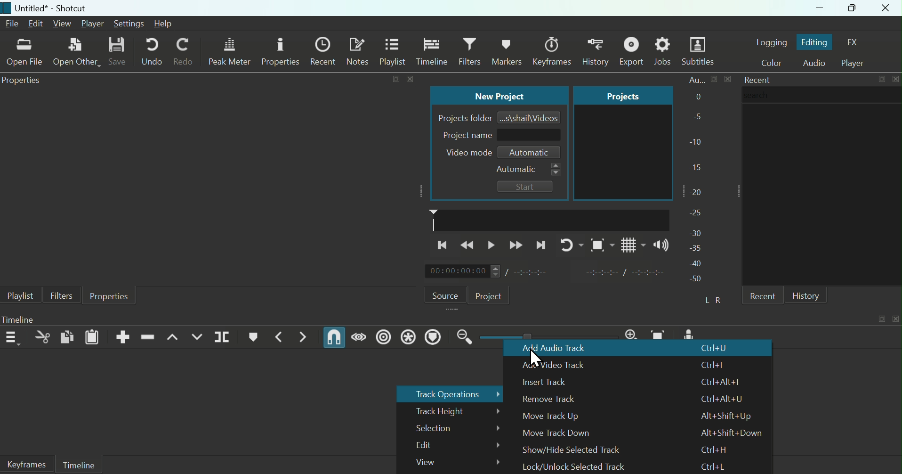 This screenshot has height=474, width=902. I want to click on Audio, so click(813, 64).